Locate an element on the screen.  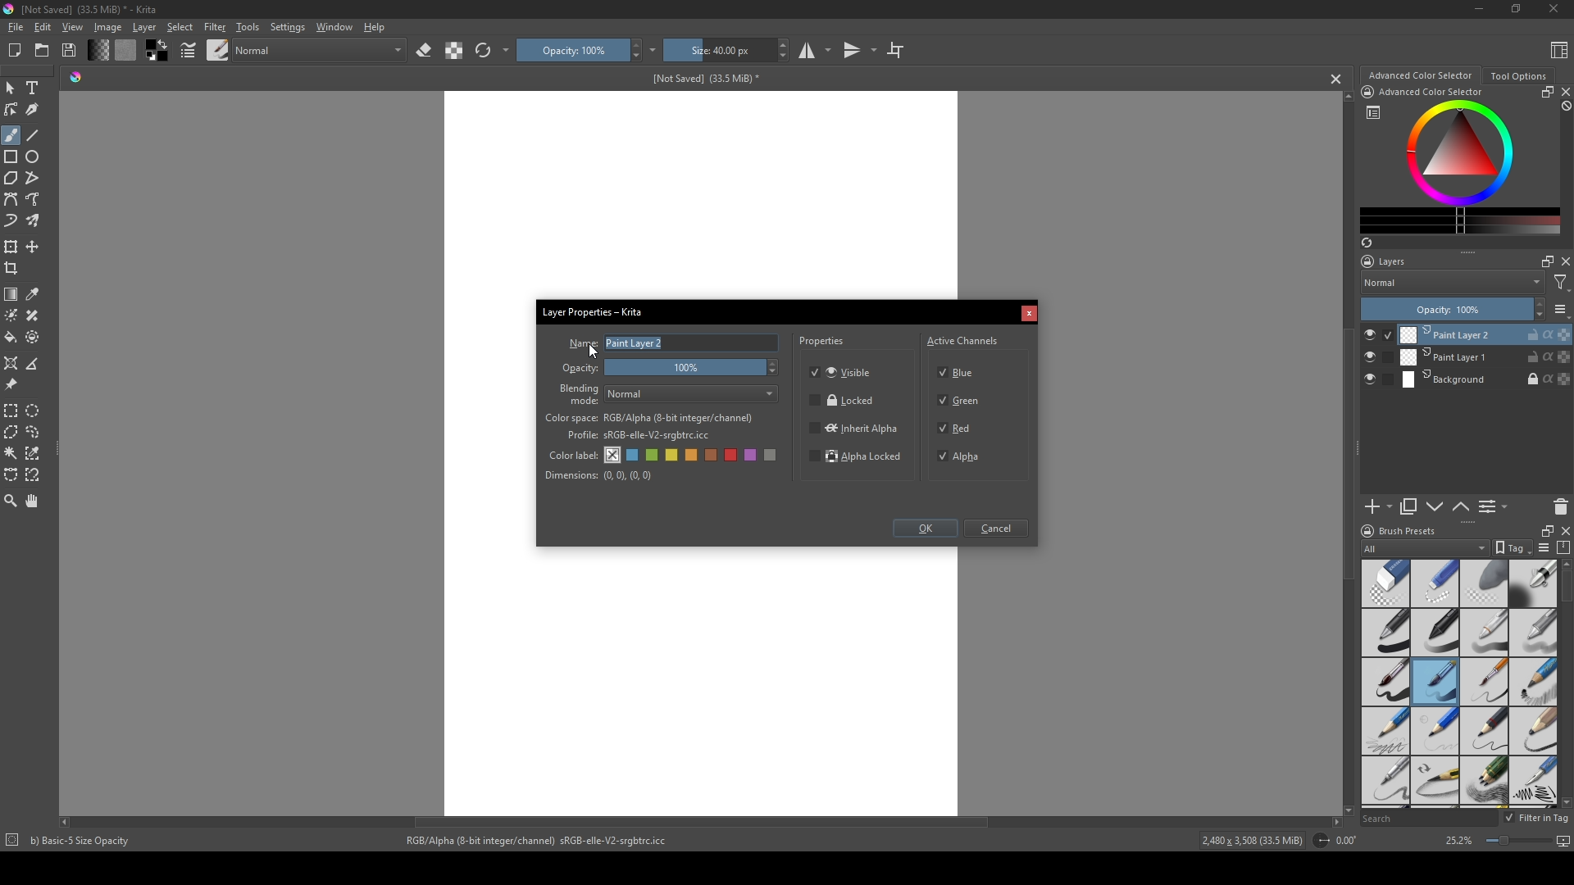
View is located at coordinates (73, 27).